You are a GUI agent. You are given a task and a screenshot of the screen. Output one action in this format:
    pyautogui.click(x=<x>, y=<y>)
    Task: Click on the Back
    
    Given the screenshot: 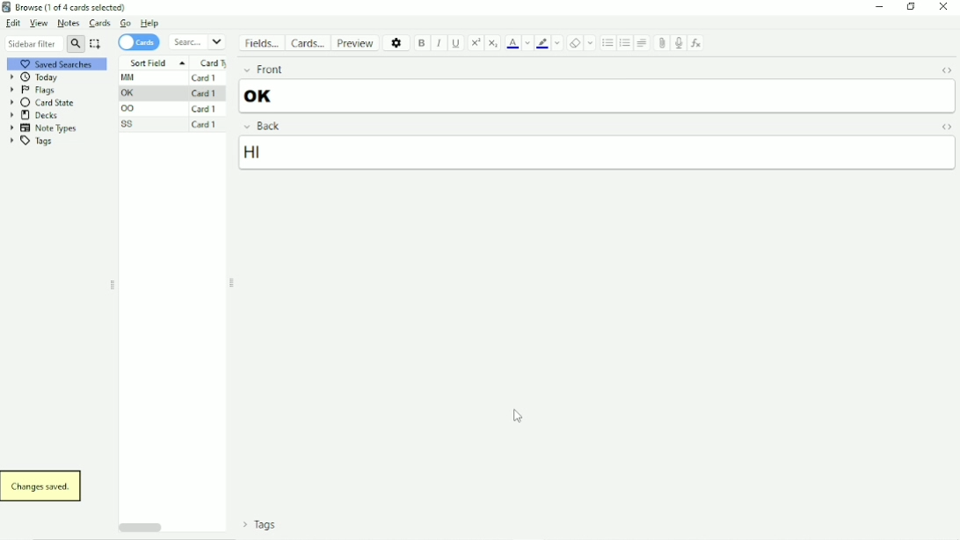 What is the action you would take?
    pyautogui.click(x=259, y=126)
    